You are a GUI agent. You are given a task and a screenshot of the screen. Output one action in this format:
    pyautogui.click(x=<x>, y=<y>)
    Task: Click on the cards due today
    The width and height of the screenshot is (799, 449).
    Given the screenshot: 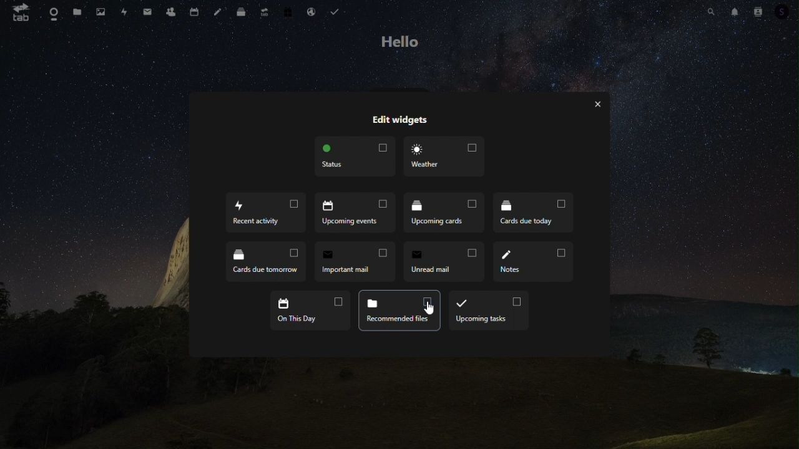 What is the action you would take?
    pyautogui.click(x=532, y=213)
    